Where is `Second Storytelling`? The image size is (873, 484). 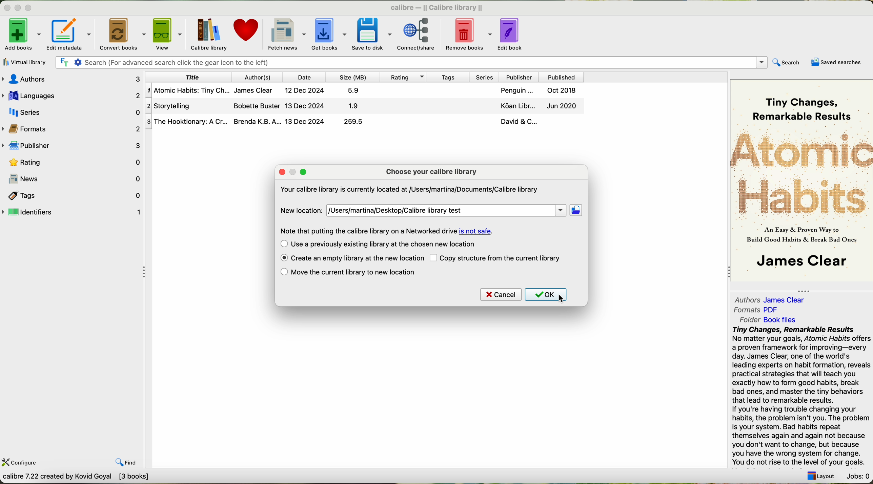
Second Storytelling is located at coordinates (366, 106).